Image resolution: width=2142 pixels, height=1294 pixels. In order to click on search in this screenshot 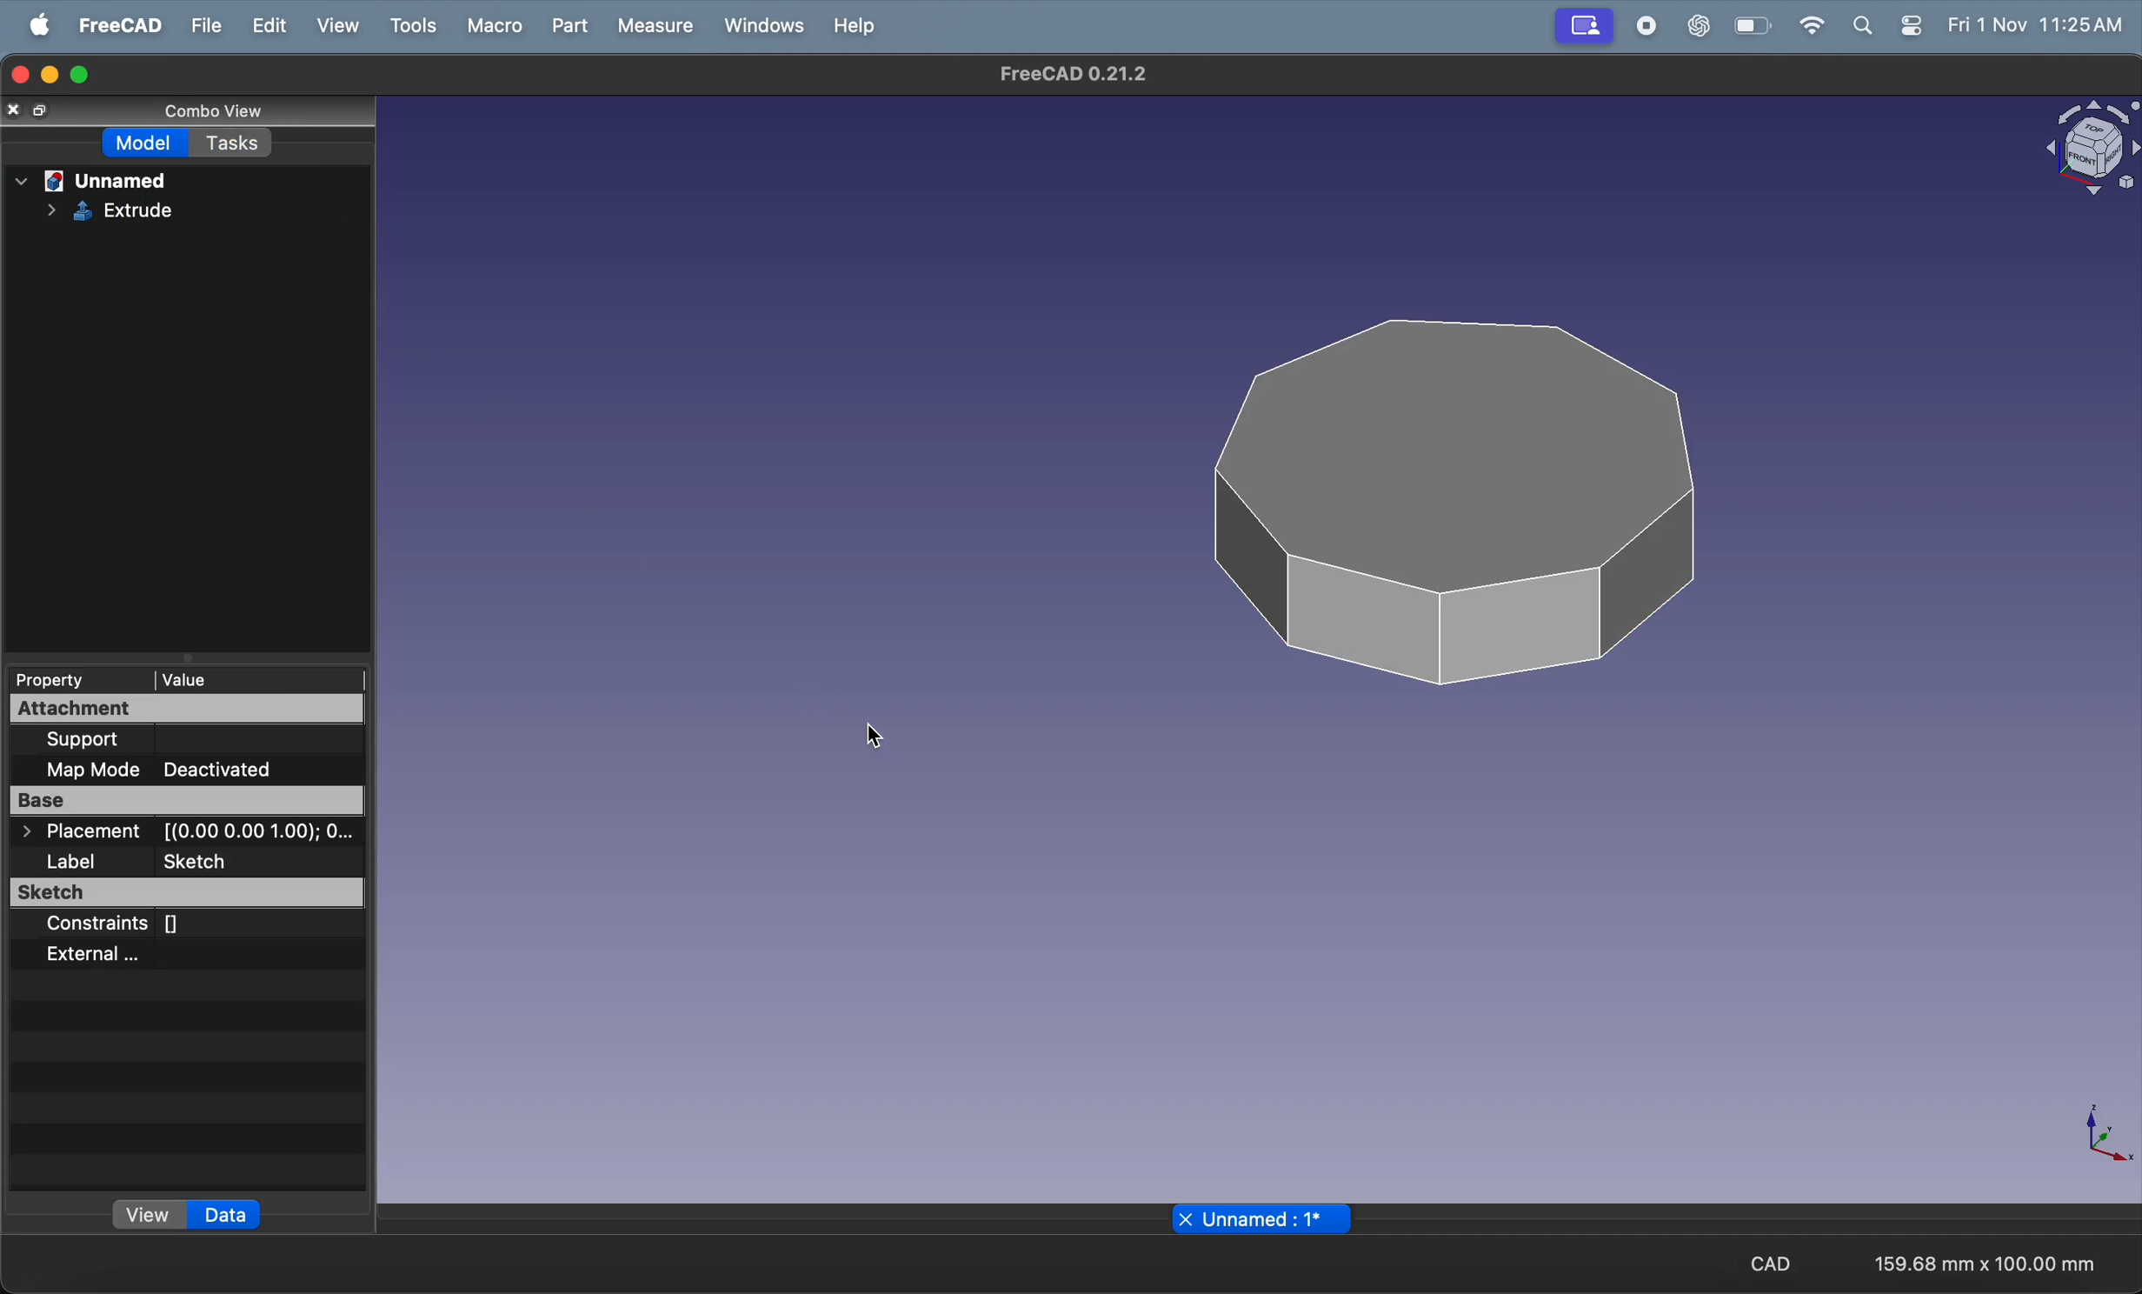, I will do `click(1862, 25)`.